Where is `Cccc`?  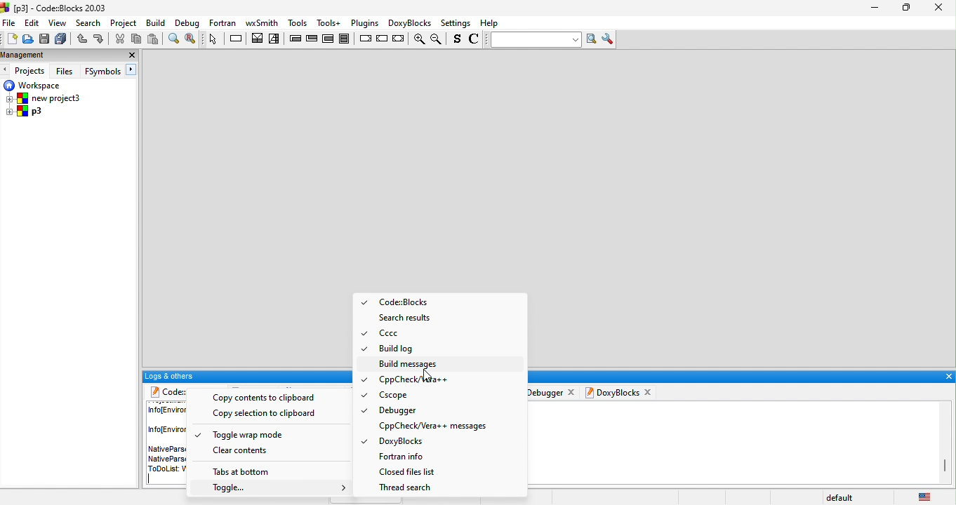
Cccc is located at coordinates (404, 334).